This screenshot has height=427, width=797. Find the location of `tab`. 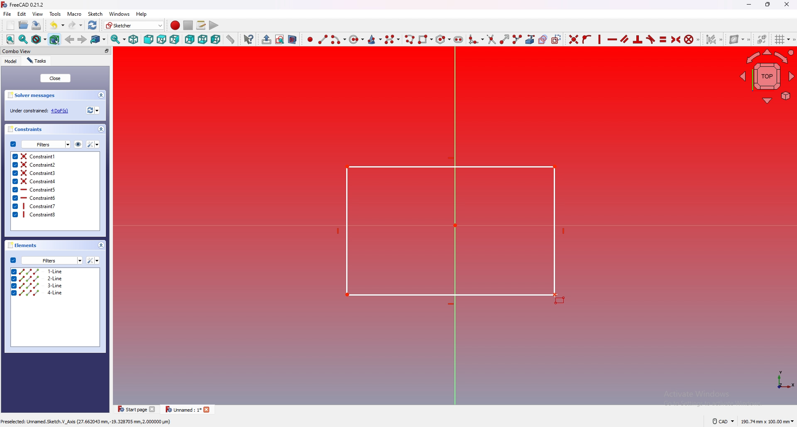

tab is located at coordinates (187, 409).